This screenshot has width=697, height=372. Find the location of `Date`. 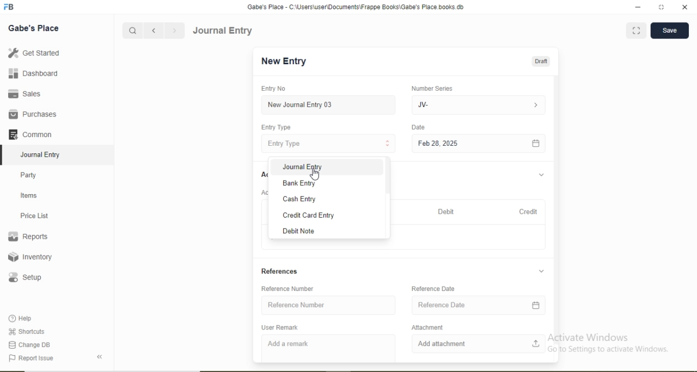

Date is located at coordinates (418, 127).